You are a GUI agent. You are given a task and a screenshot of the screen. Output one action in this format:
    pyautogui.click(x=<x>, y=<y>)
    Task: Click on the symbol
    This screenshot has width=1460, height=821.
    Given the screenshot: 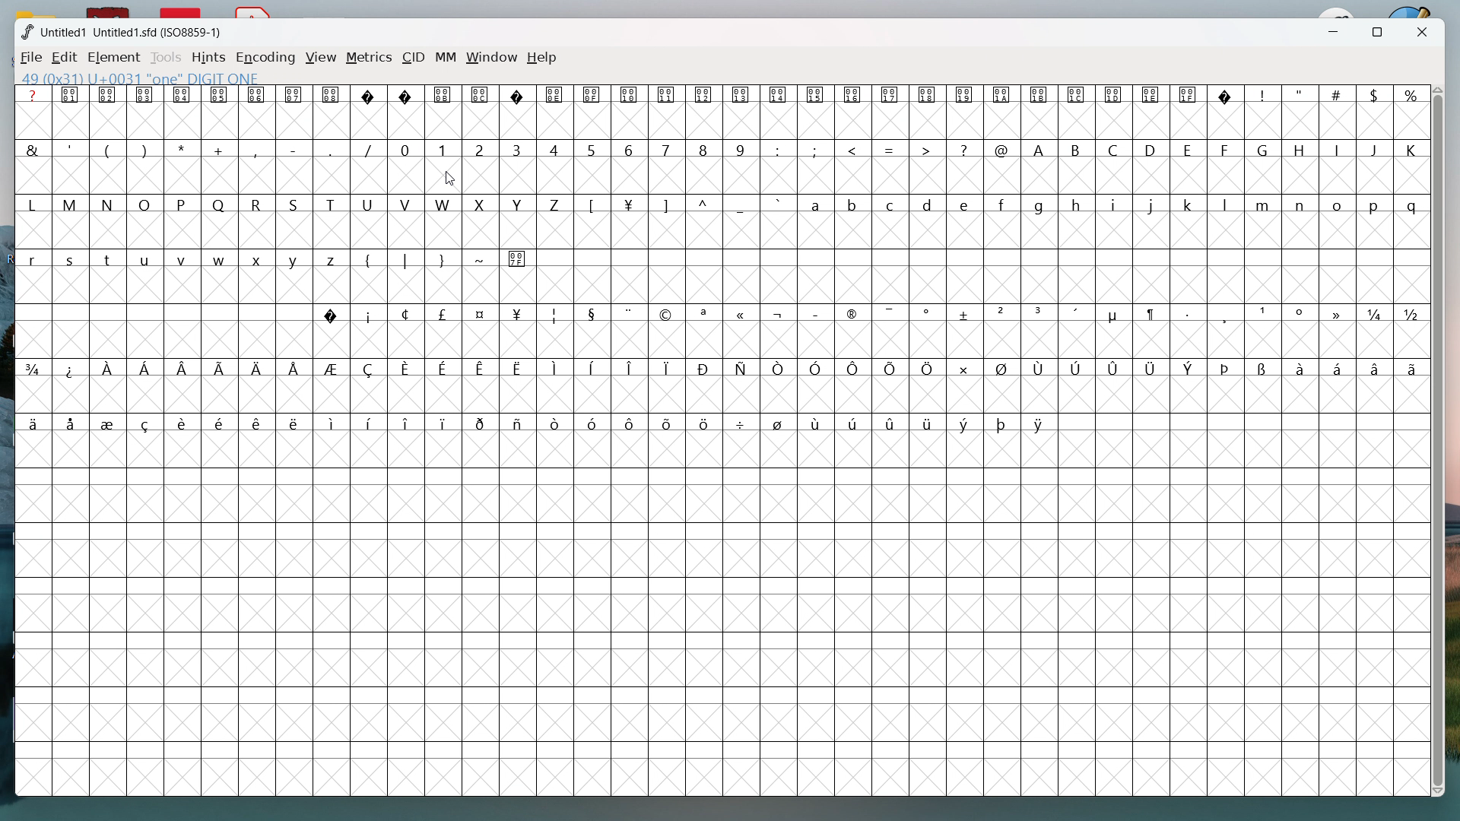 What is the action you would take?
    pyautogui.click(x=706, y=422)
    